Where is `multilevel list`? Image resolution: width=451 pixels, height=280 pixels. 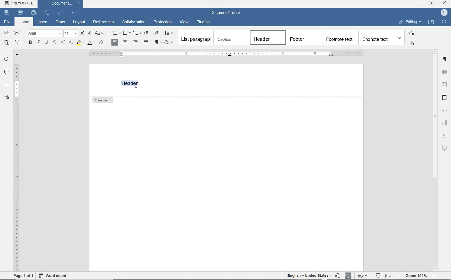 multilevel list is located at coordinates (137, 33).